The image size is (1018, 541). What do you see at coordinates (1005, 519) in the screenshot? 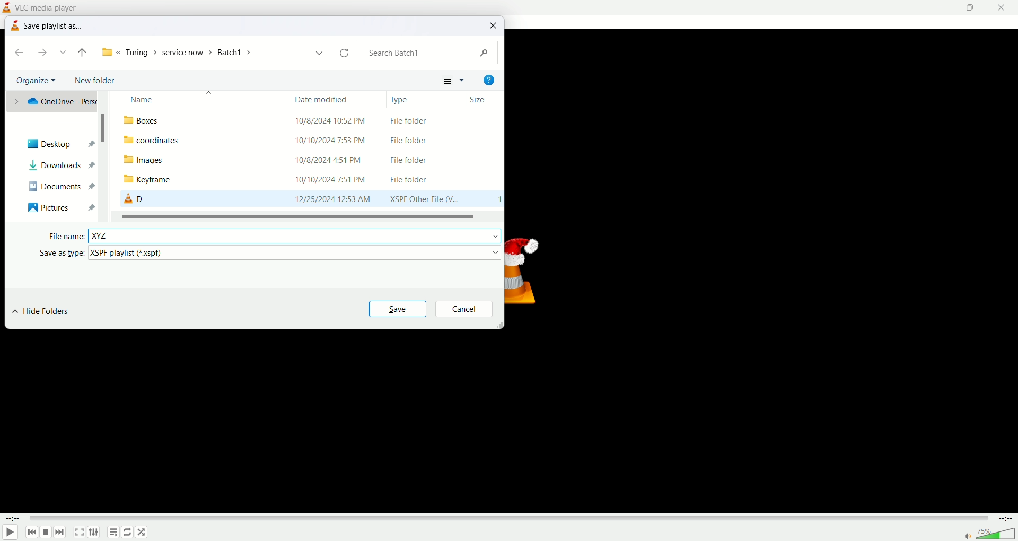
I see `remaining time` at bounding box center [1005, 519].